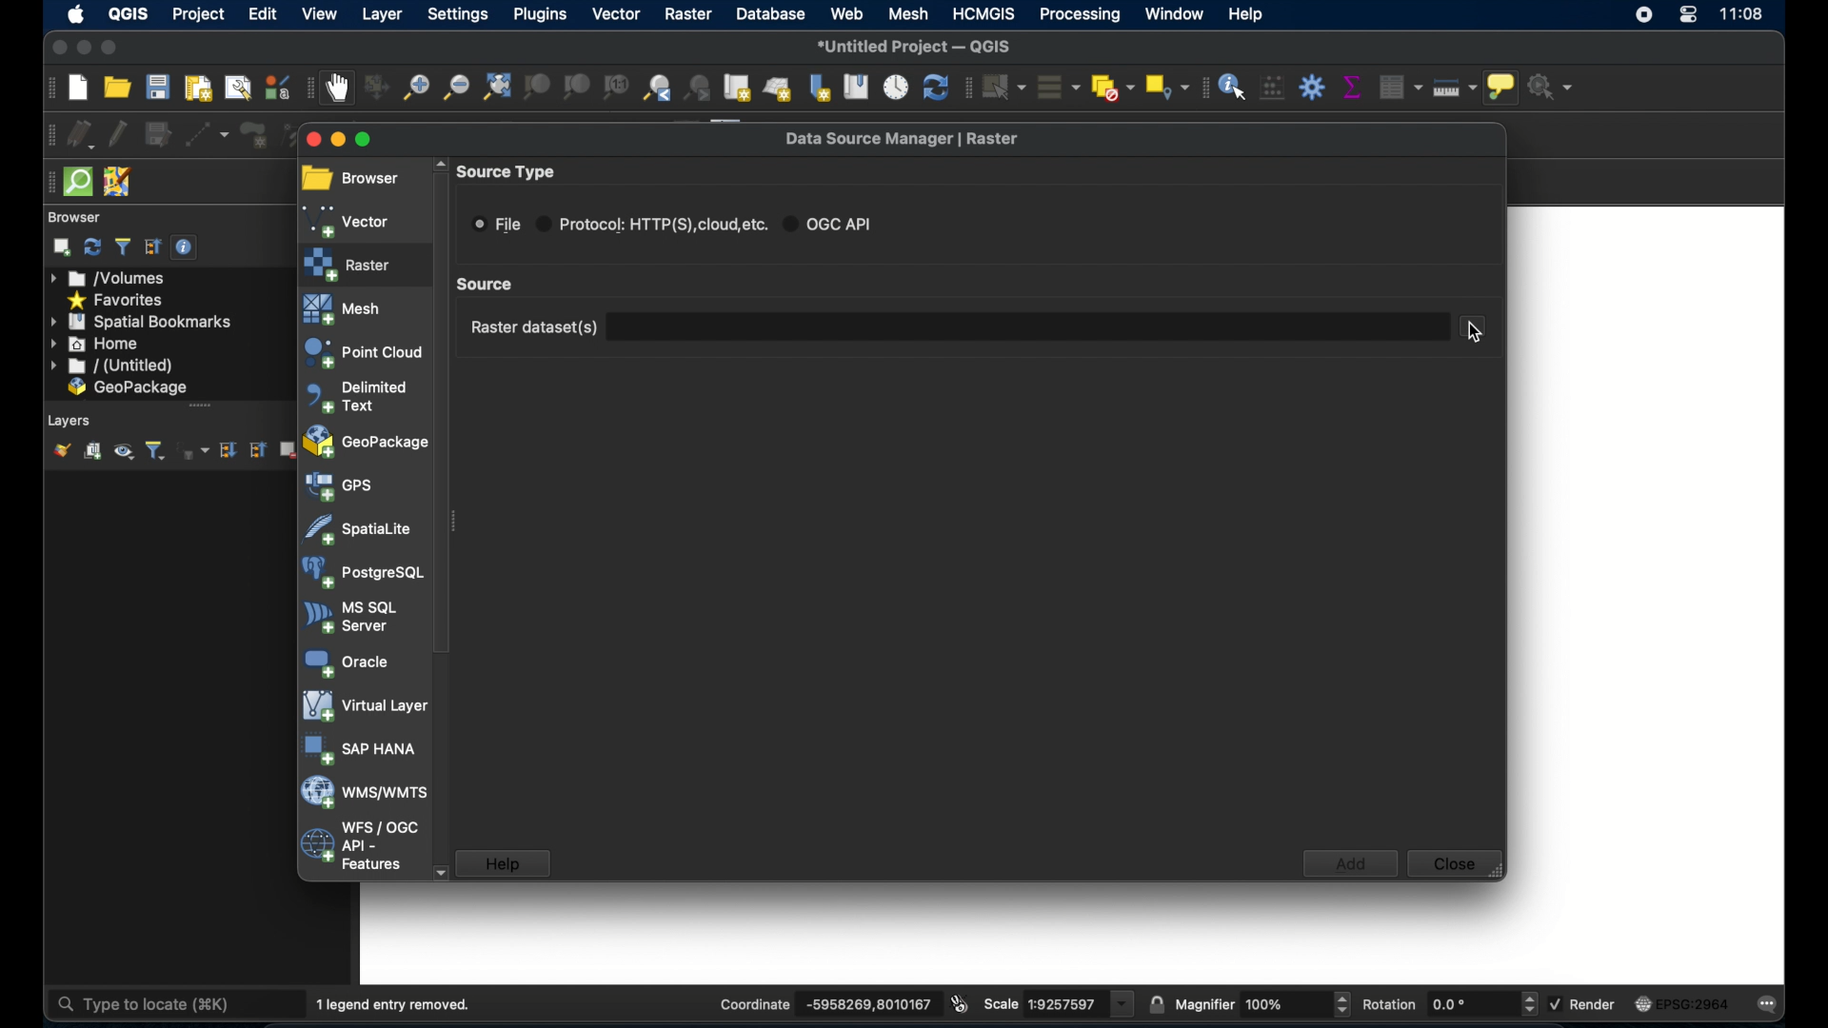 Image resolution: width=1828 pixels, height=1028 pixels. Describe the element at coordinates (362, 353) in the screenshot. I see `point cloud` at that location.